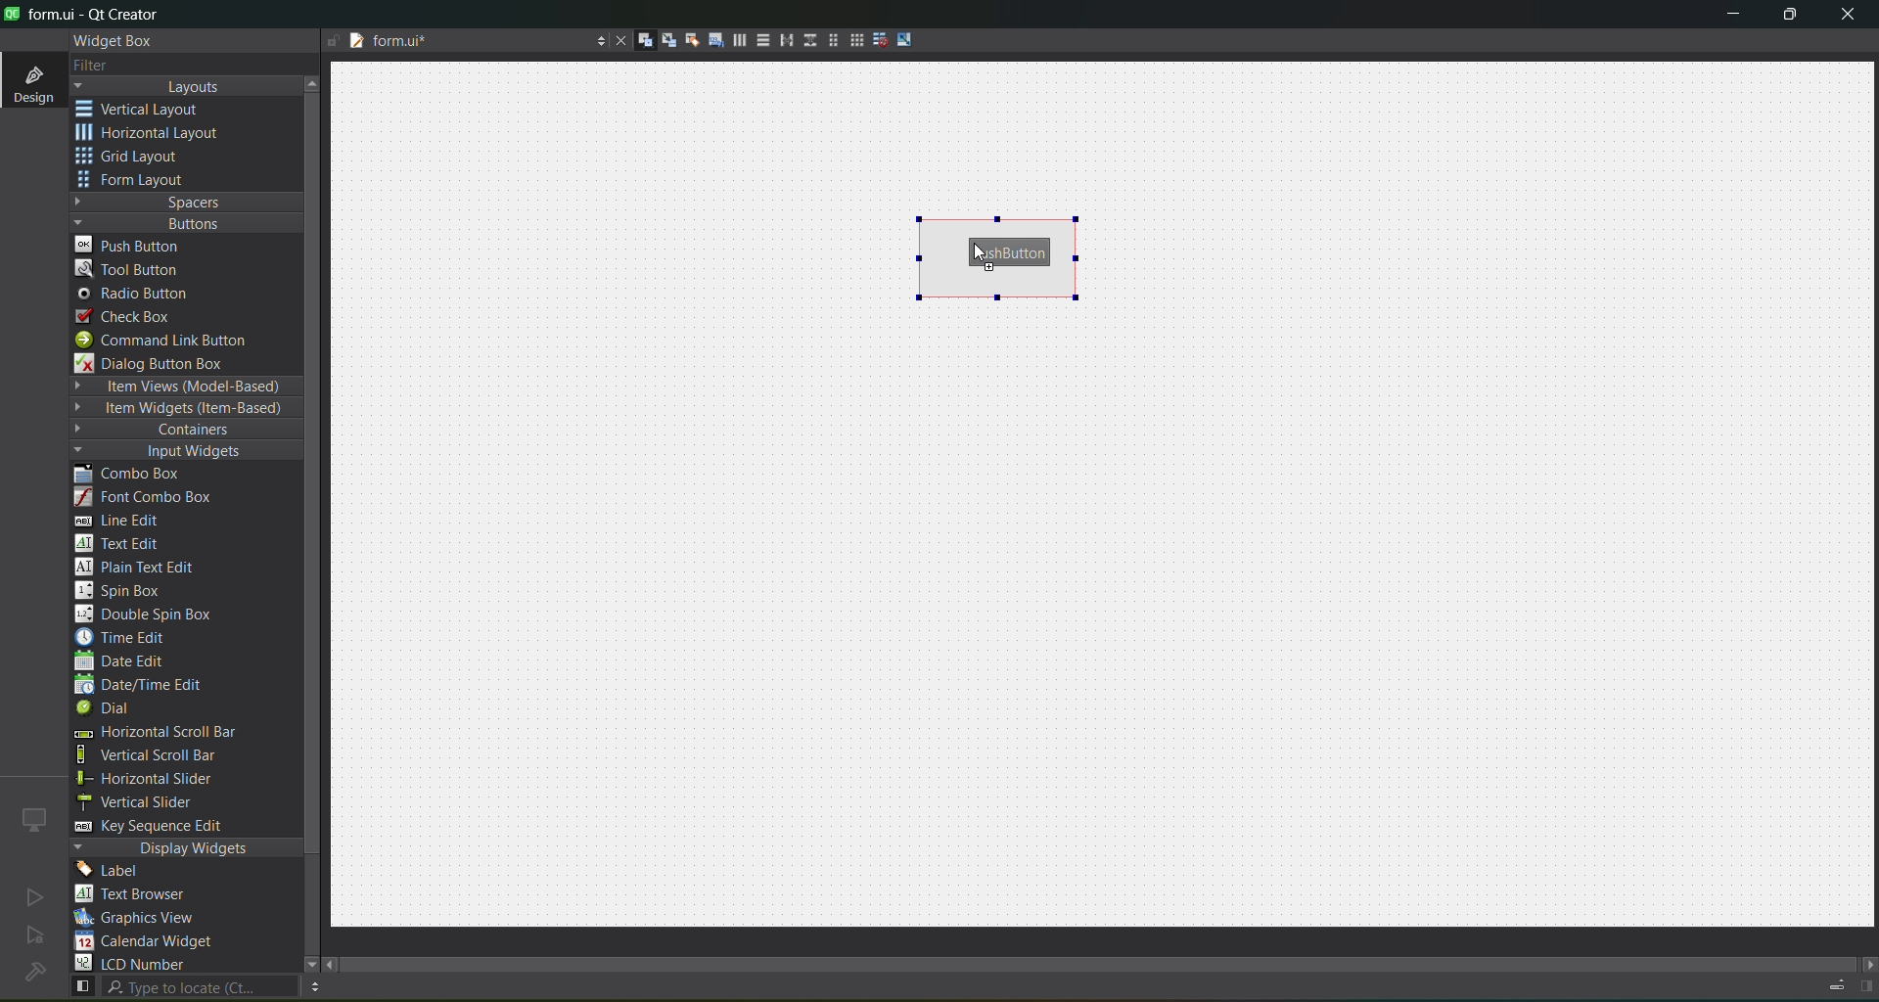 The height and width of the screenshot is (1002, 1879). I want to click on layouts, so click(186, 86).